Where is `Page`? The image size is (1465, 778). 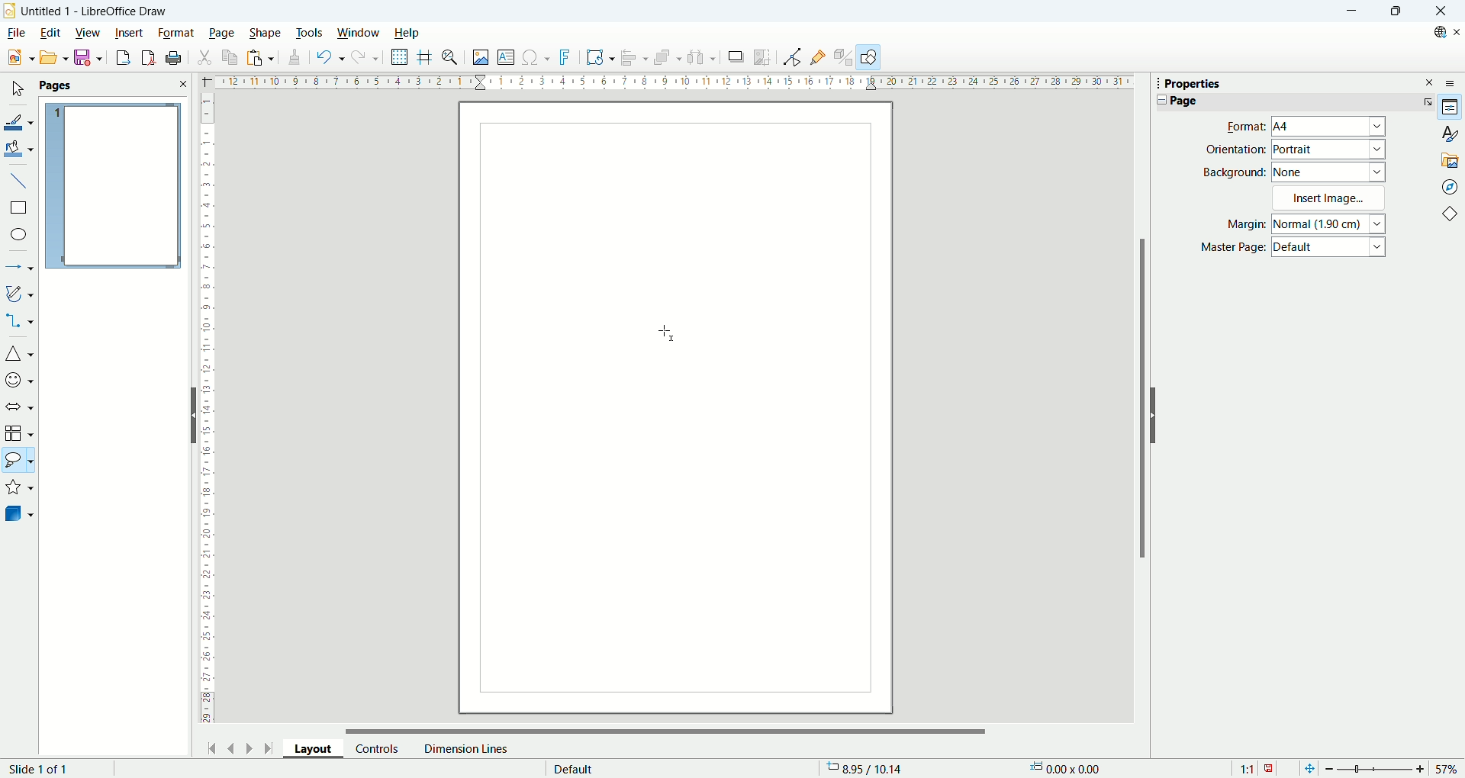
Page is located at coordinates (1183, 101).